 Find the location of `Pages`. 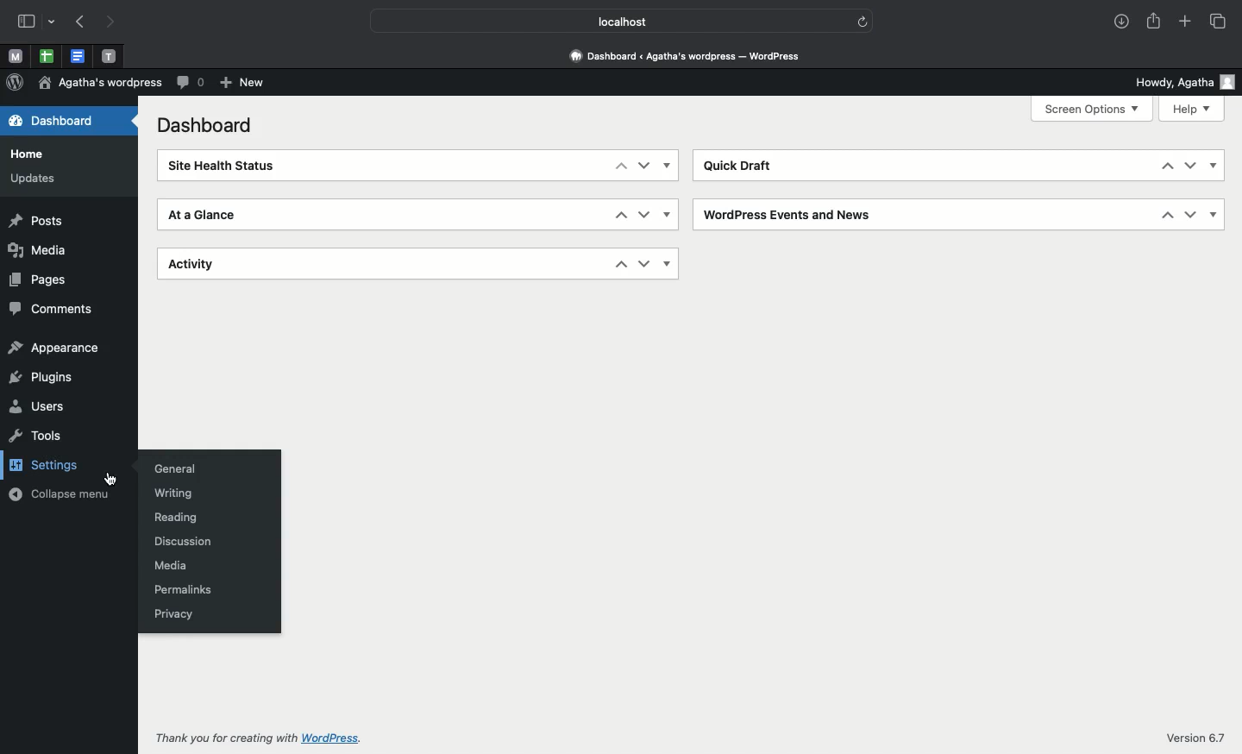

Pages is located at coordinates (37, 279).